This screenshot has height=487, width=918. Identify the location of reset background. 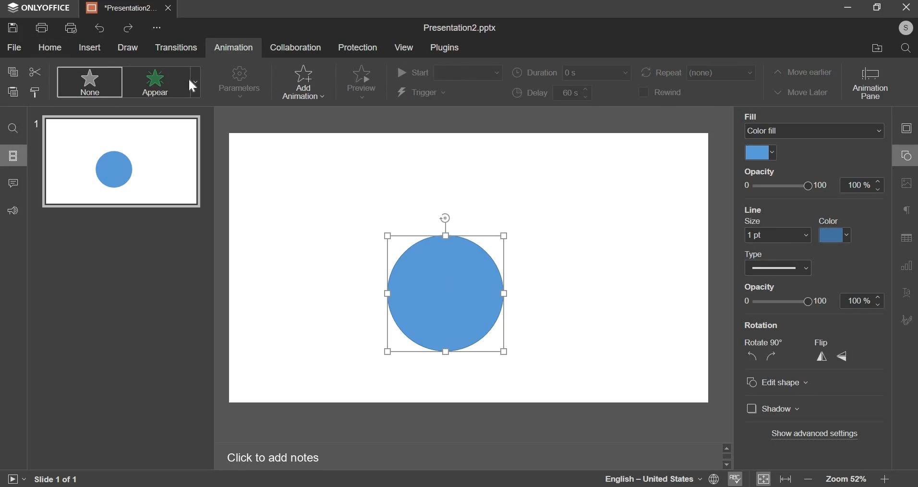
(789, 209).